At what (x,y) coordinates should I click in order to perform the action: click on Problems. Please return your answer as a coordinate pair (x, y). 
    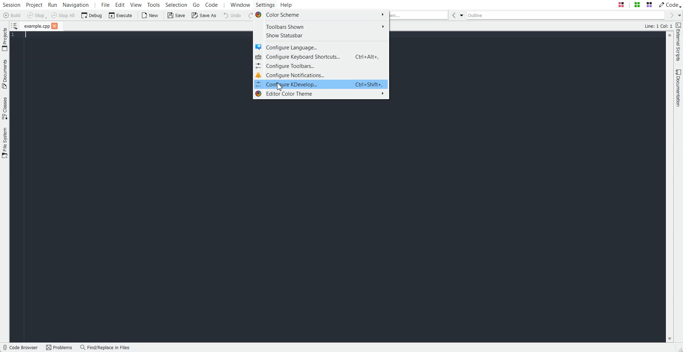
    Looking at the image, I should click on (61, 347).